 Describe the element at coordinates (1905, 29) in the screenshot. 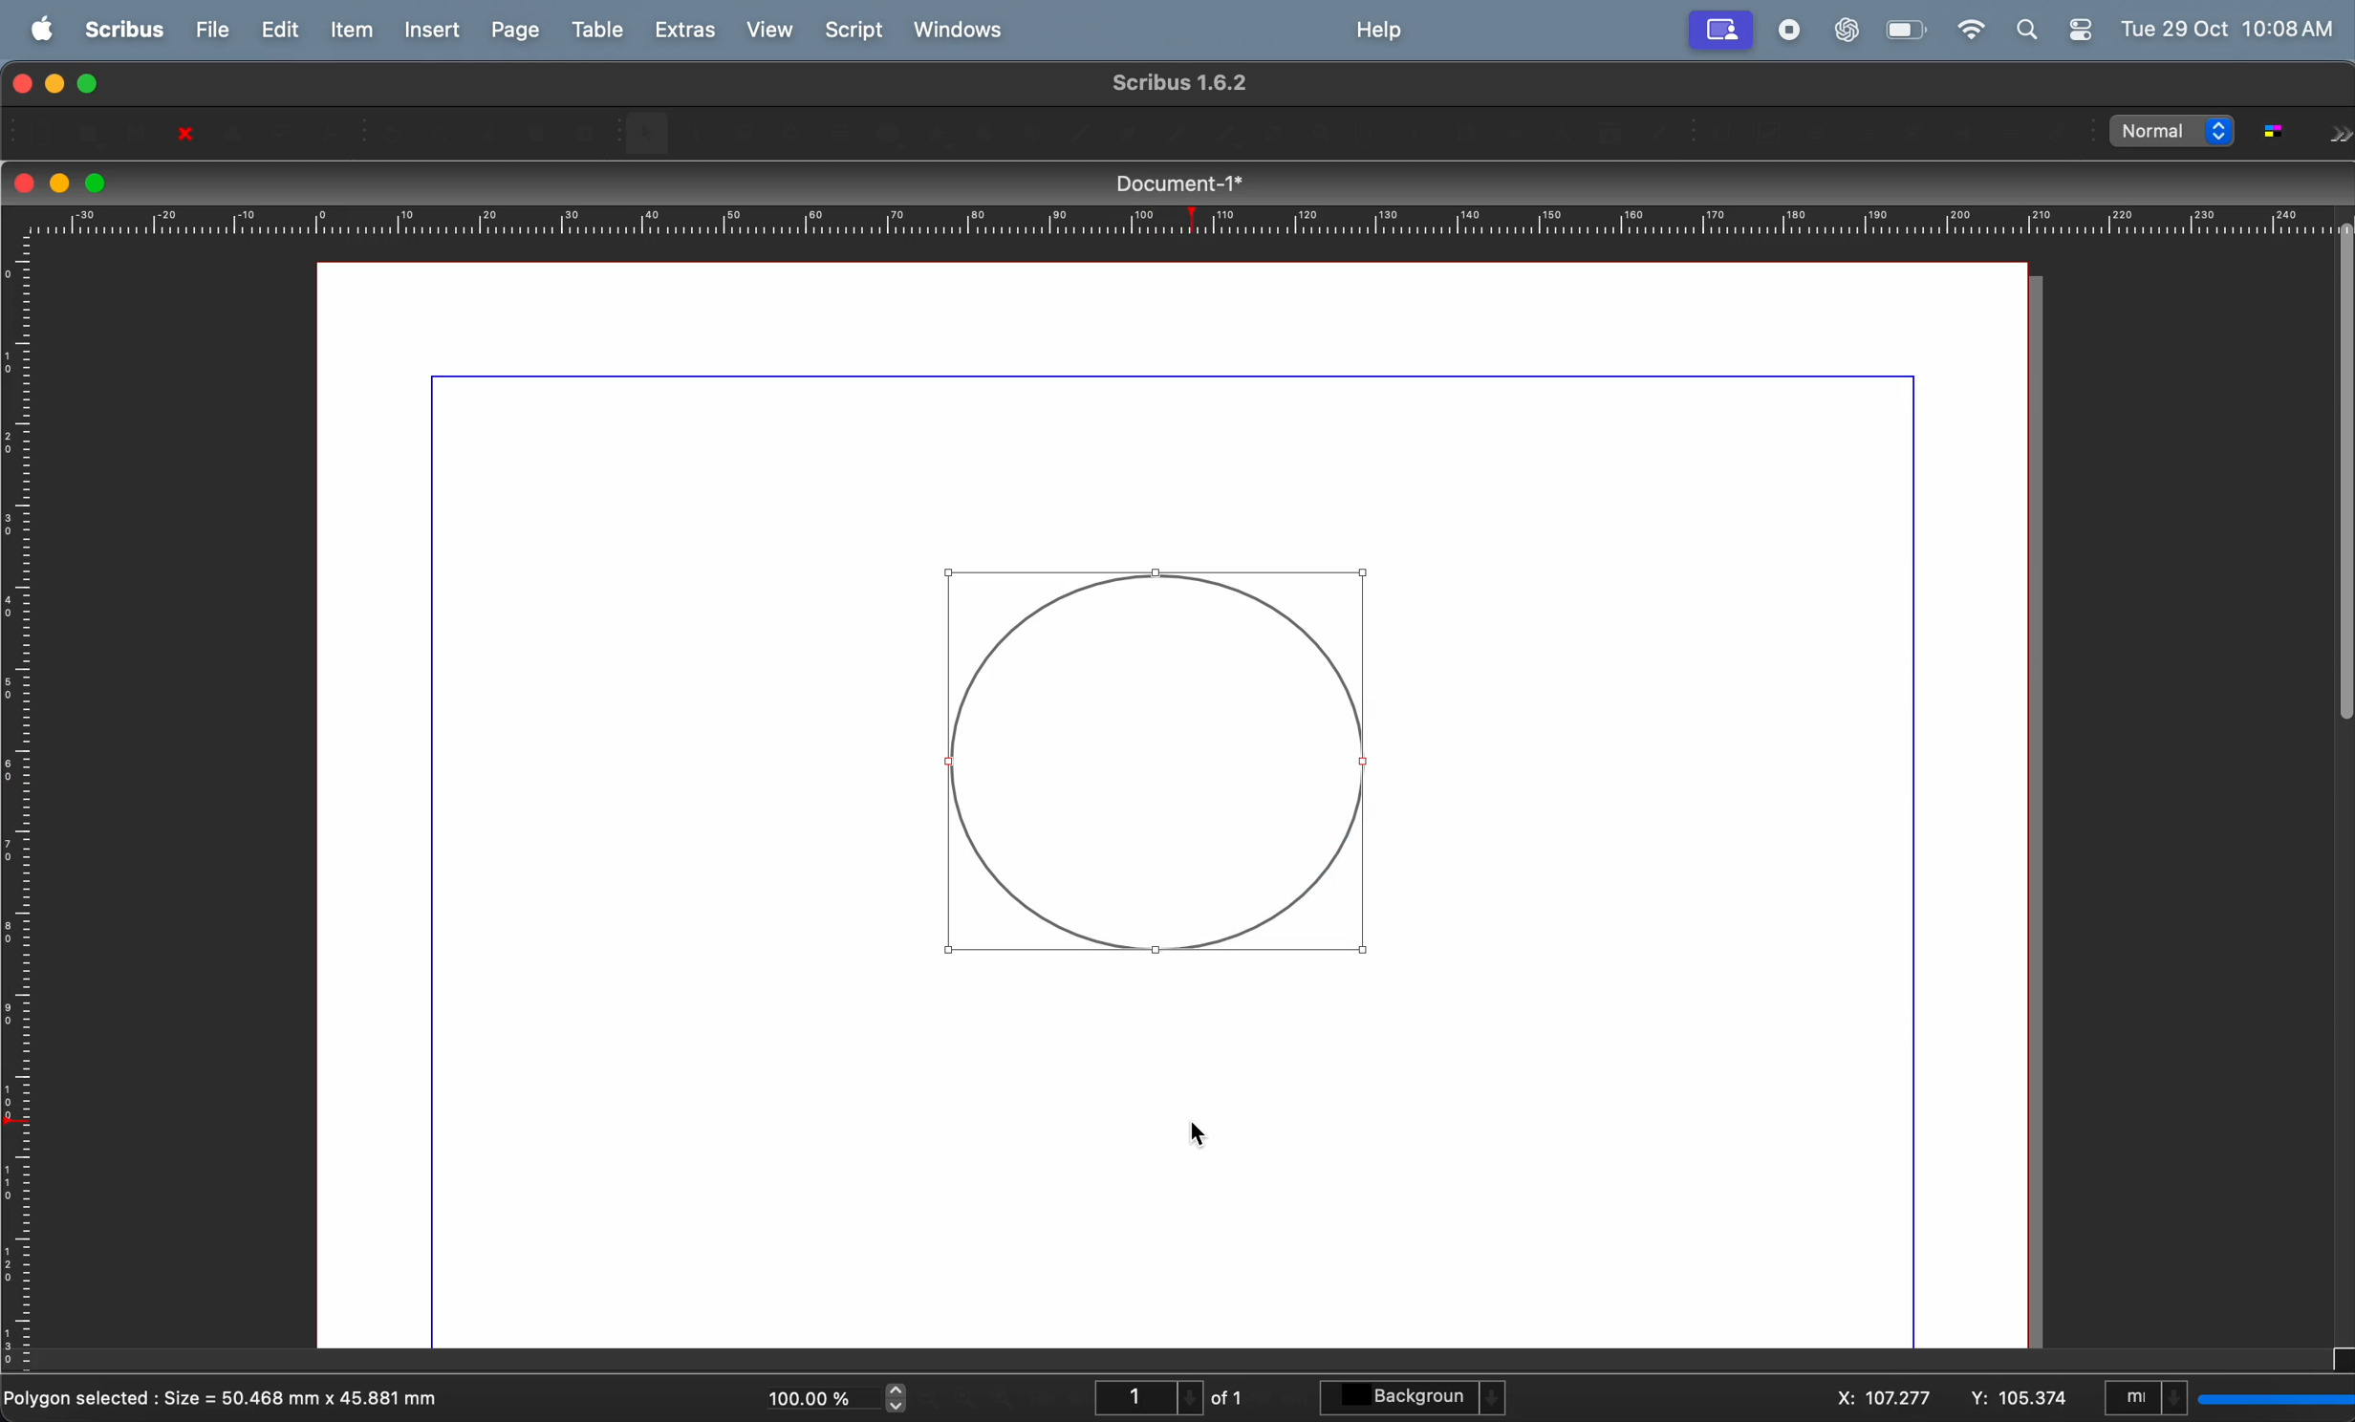

I see `battery` at that location.